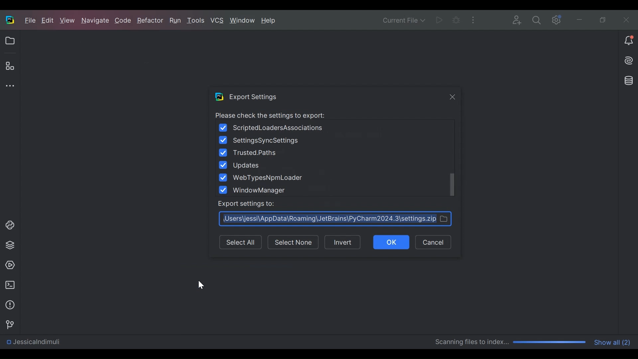 The width and height of the screenshot is (638, 359). I want to click on (un)check WindowManager, so click(257, 191).